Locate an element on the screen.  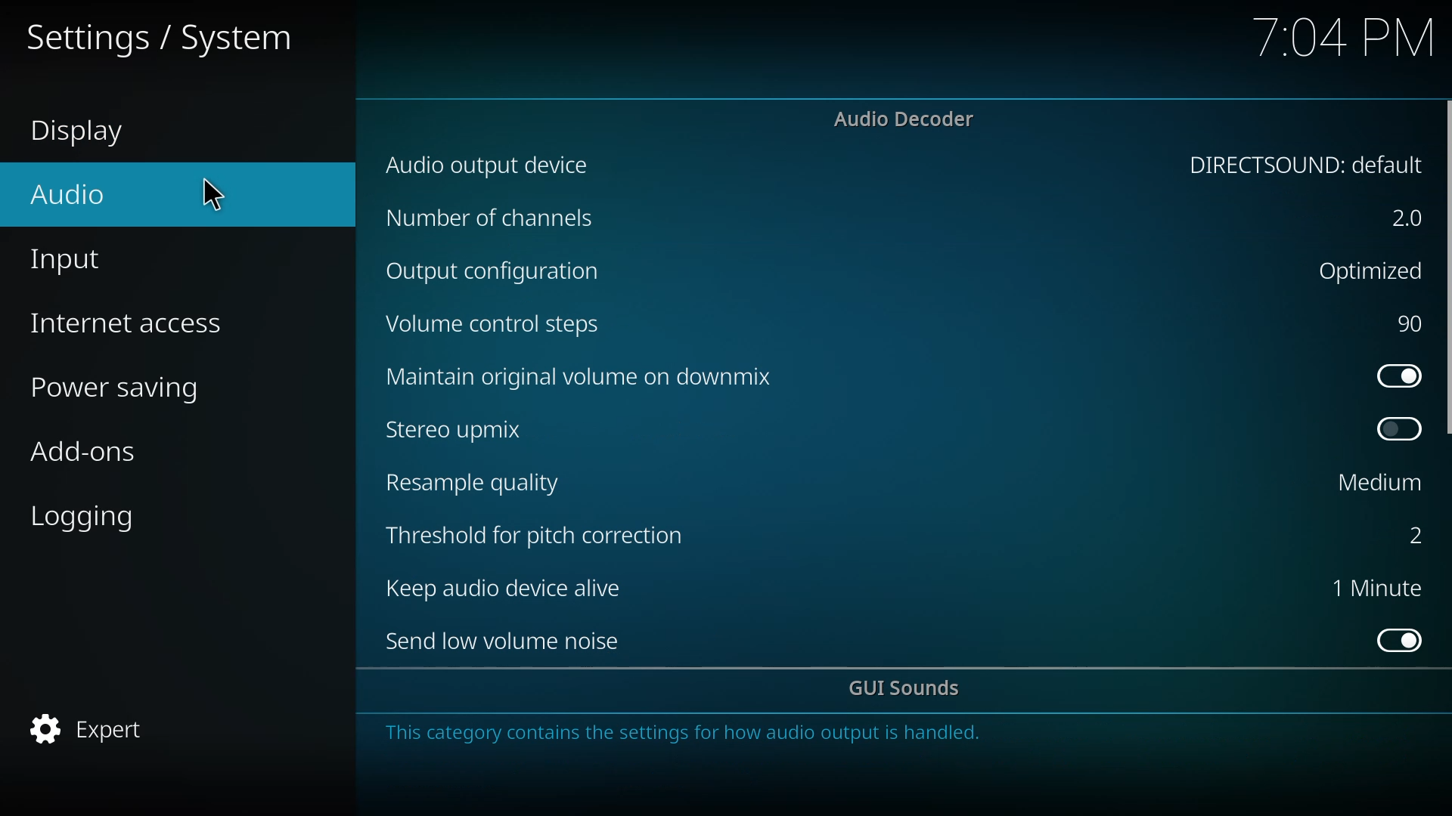
enabled is located at coordinates (1398, 376).